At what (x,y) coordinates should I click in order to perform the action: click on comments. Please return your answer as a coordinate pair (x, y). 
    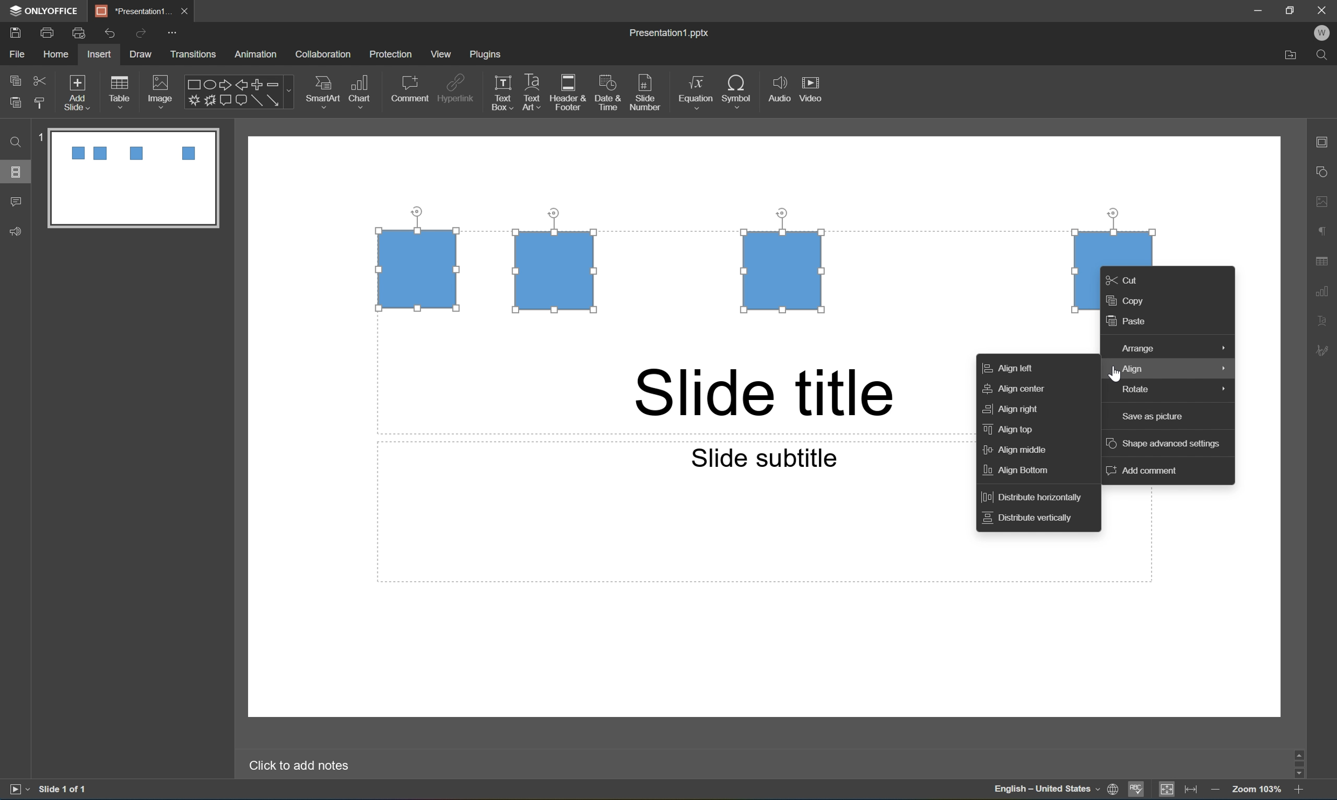
    Looking at the image, I should click on (15, 202).